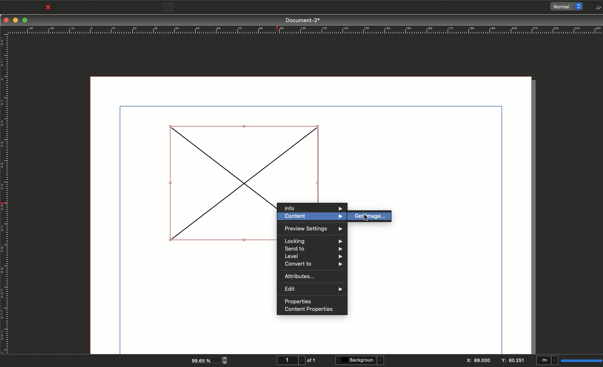 This screenshot has width=603, height=367. Describe the element at coordinates (461, 8) in the screenshot. I see `PDF check box` at that location.